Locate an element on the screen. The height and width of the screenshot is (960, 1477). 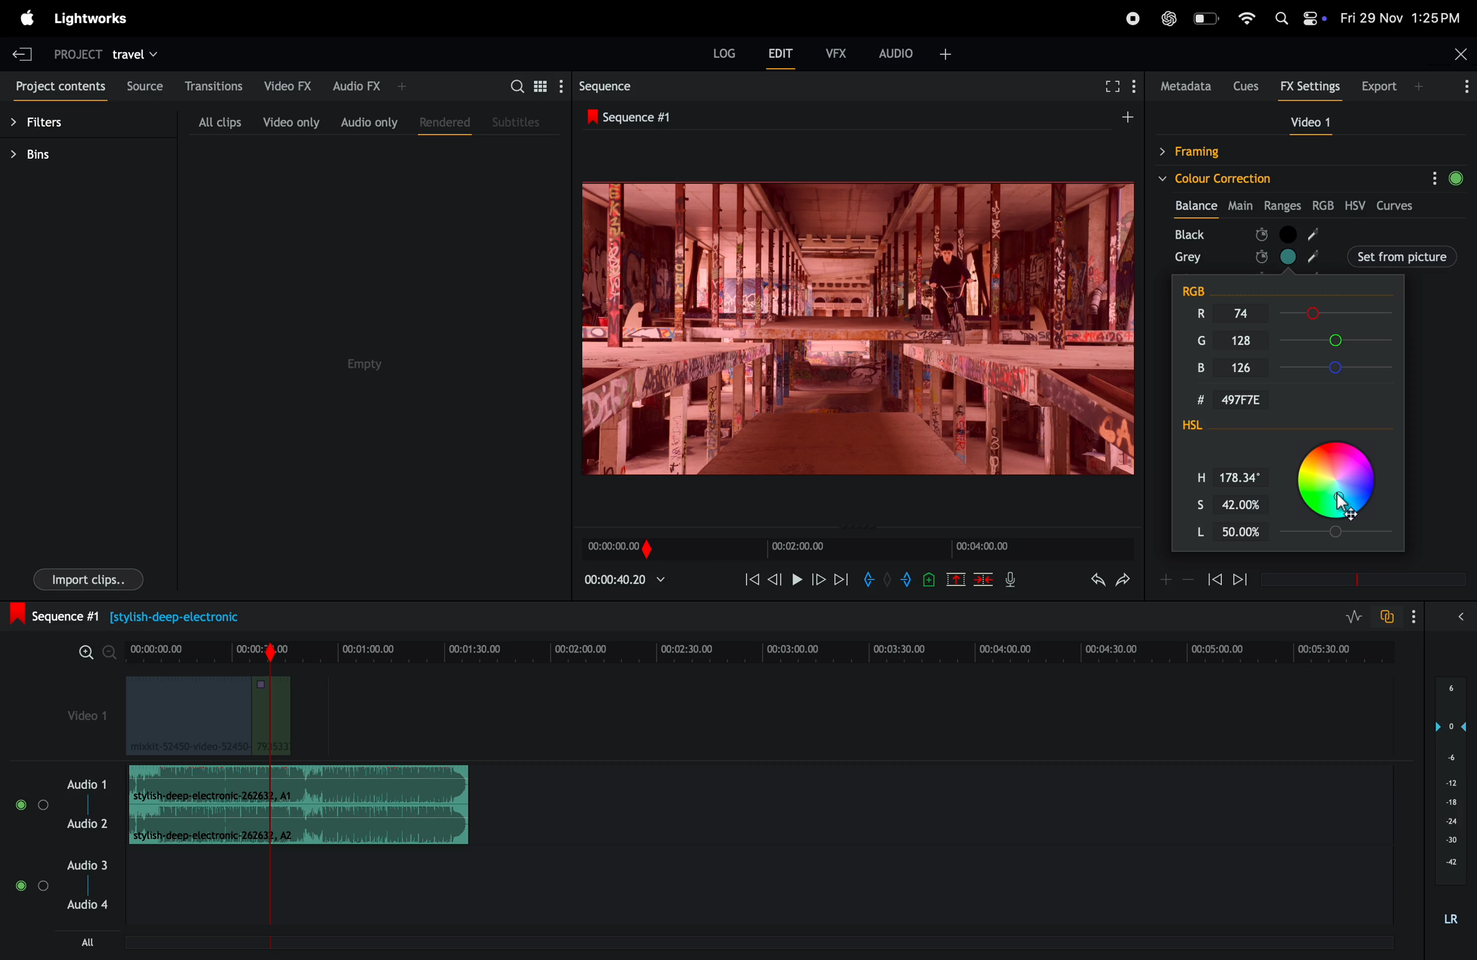
cursor is located at coordinates (1344, 502).